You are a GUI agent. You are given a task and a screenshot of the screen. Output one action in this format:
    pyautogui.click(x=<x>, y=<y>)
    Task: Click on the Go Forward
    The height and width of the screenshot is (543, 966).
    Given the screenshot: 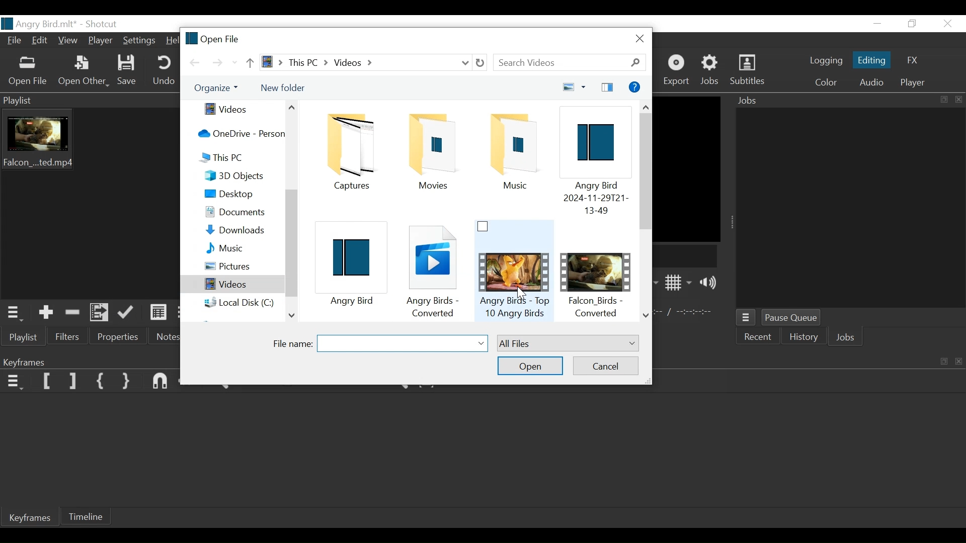 What is the action you would take?
    pyautogui.click(x=221, y=62)
    